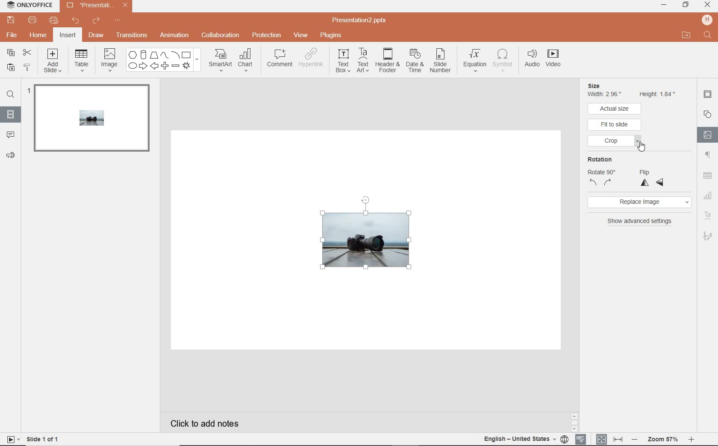 This screenshot has height=446, width=718. I want to click on table, so click(83, 60).